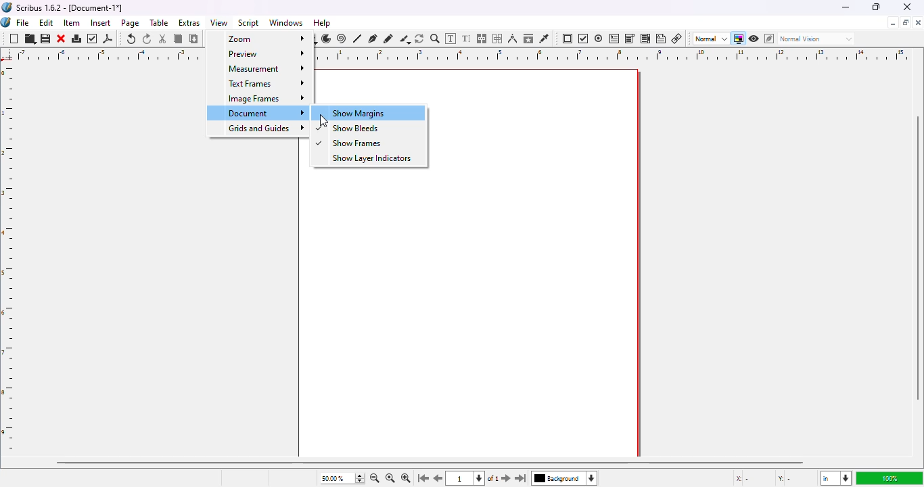 This screenshot has height=487, width=924. I want to click on maximize, so click(875, 7).